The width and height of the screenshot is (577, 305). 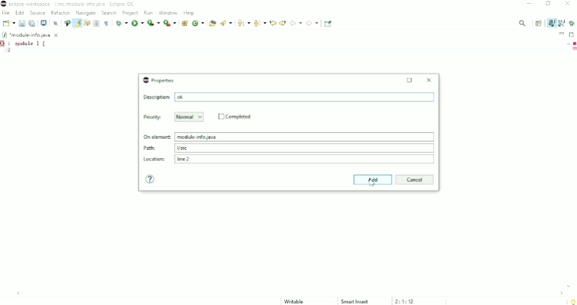 What do you see at coordinates (562, 23) in the screenshot?
I see `Java Browsing` at bounding box center [562, 23].